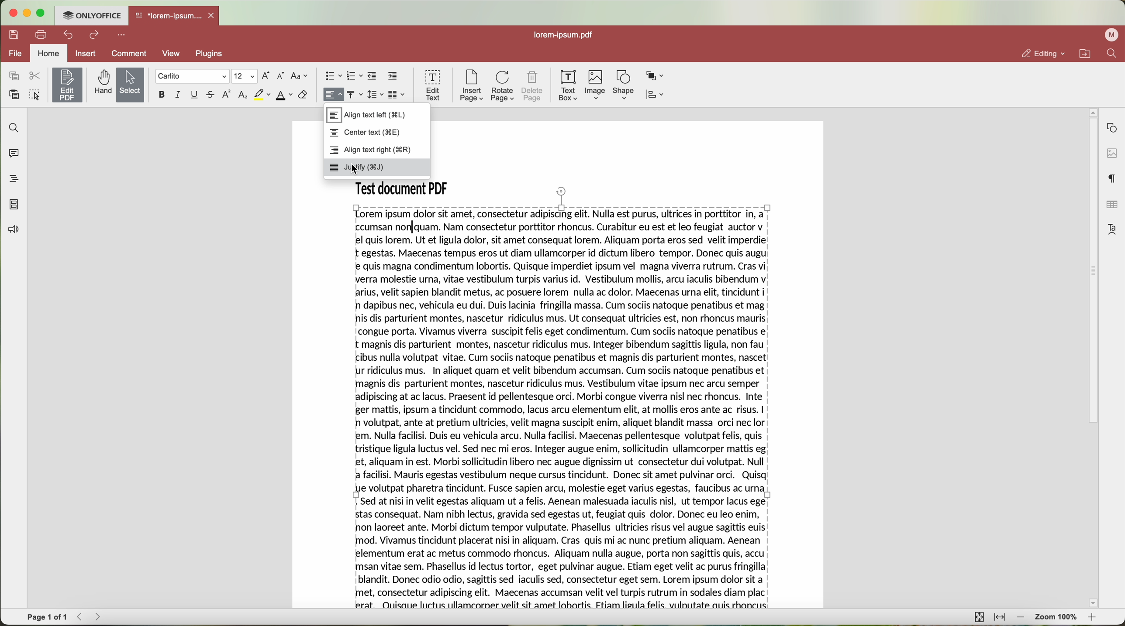  Describe the element at coordinates (14, 205) in the screenshot. I see `page thumbnails` at that location.